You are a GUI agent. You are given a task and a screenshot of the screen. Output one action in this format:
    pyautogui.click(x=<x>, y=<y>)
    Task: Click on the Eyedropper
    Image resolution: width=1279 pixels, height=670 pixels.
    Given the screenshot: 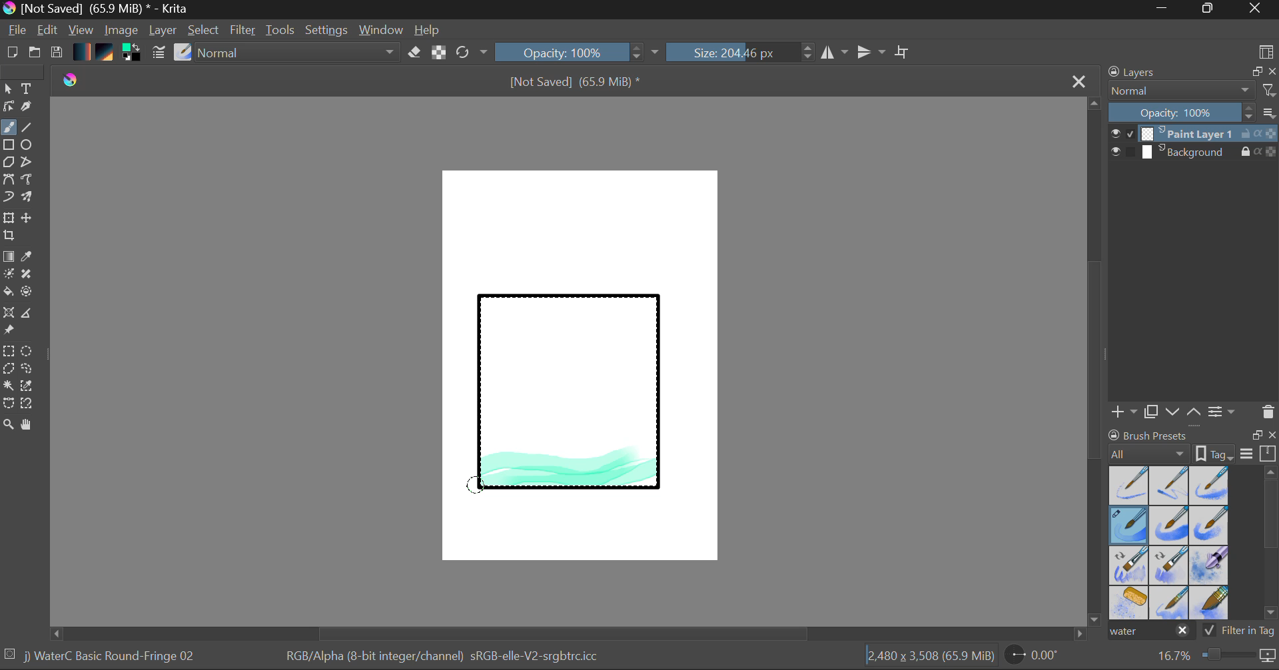 What is the action you would take?
    pyautogui.click(x=29, y=257)
    